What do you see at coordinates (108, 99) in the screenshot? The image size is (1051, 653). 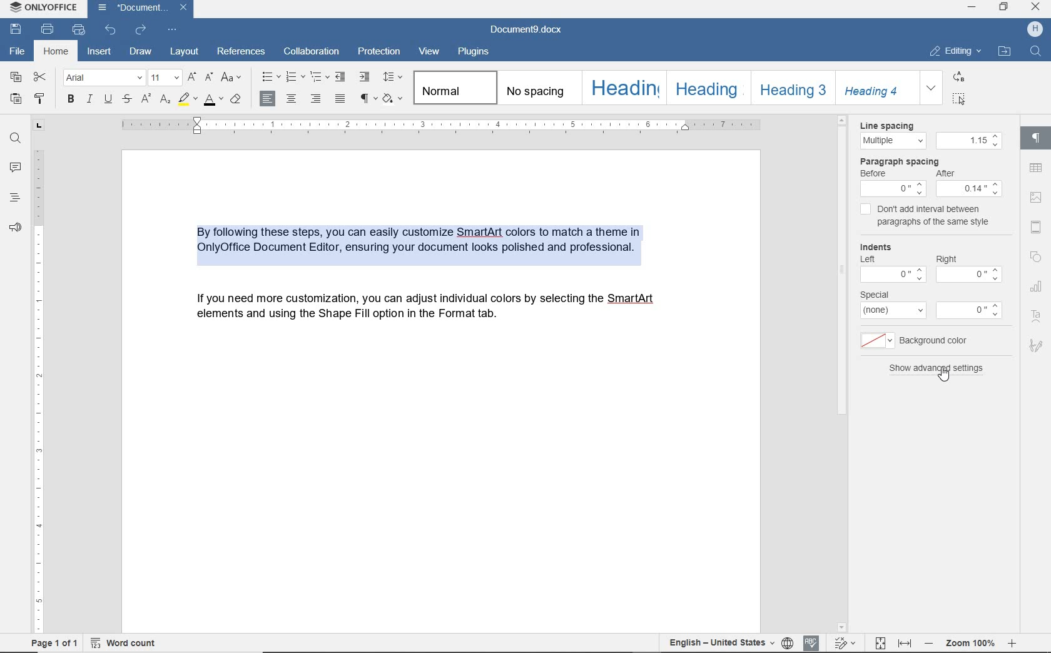 I see `underline` at bounding box center [108, 99].